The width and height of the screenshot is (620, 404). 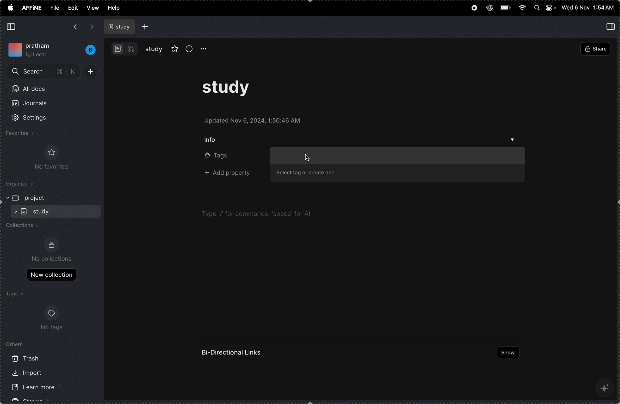 I want to click on project, so click(x=38, y=198).